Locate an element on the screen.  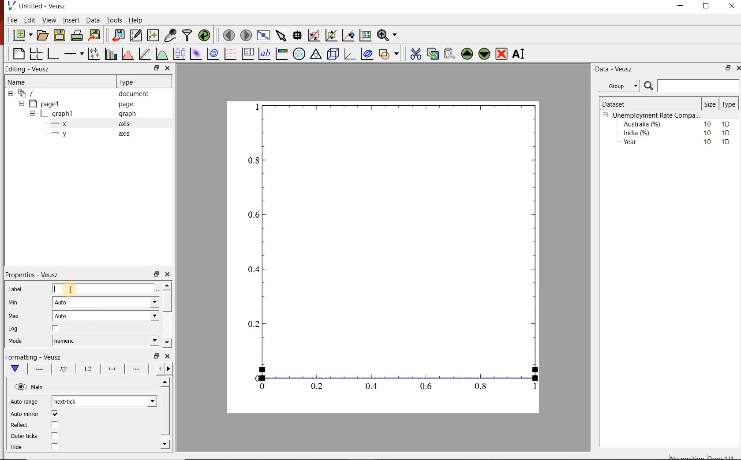
bar graphs is located at coordinates (110, 54).